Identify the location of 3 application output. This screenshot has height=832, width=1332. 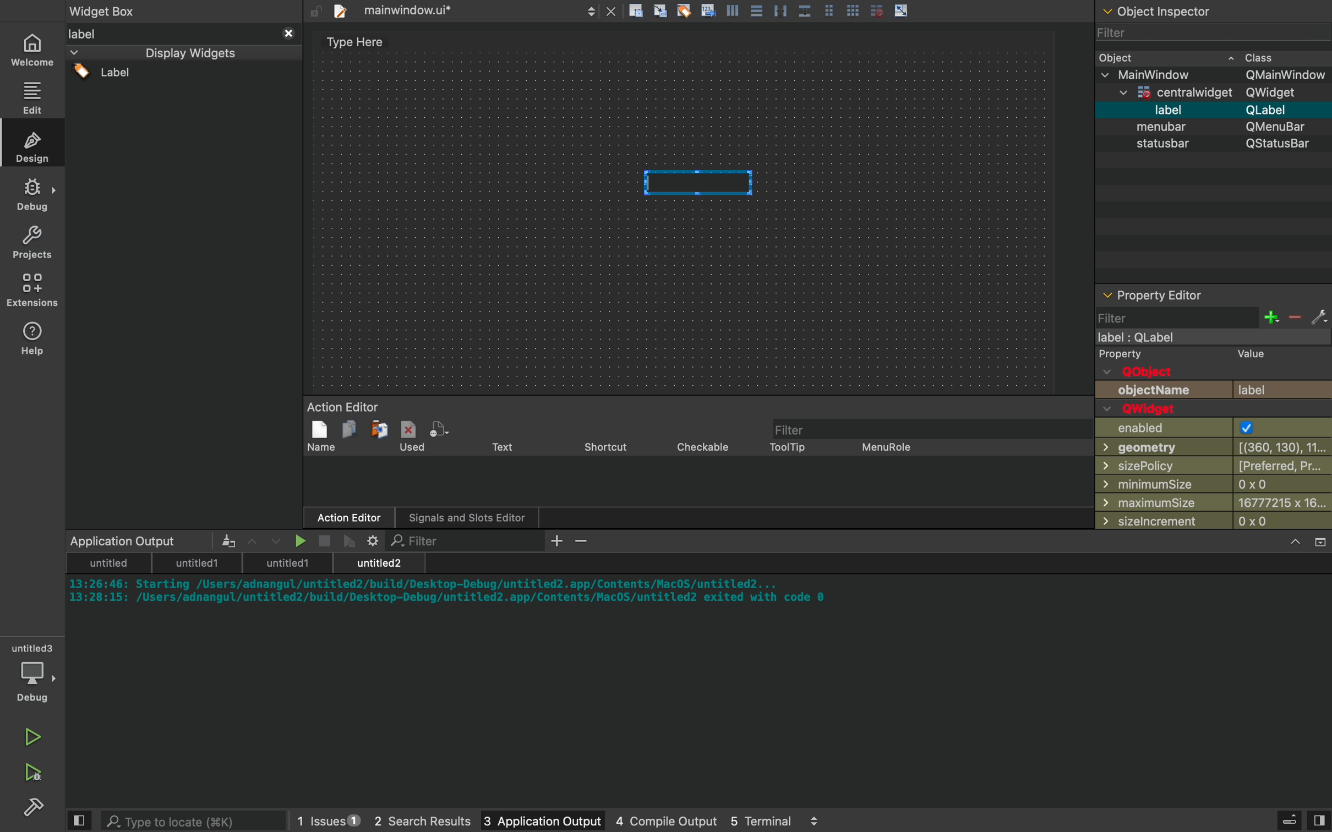
(527, 822).